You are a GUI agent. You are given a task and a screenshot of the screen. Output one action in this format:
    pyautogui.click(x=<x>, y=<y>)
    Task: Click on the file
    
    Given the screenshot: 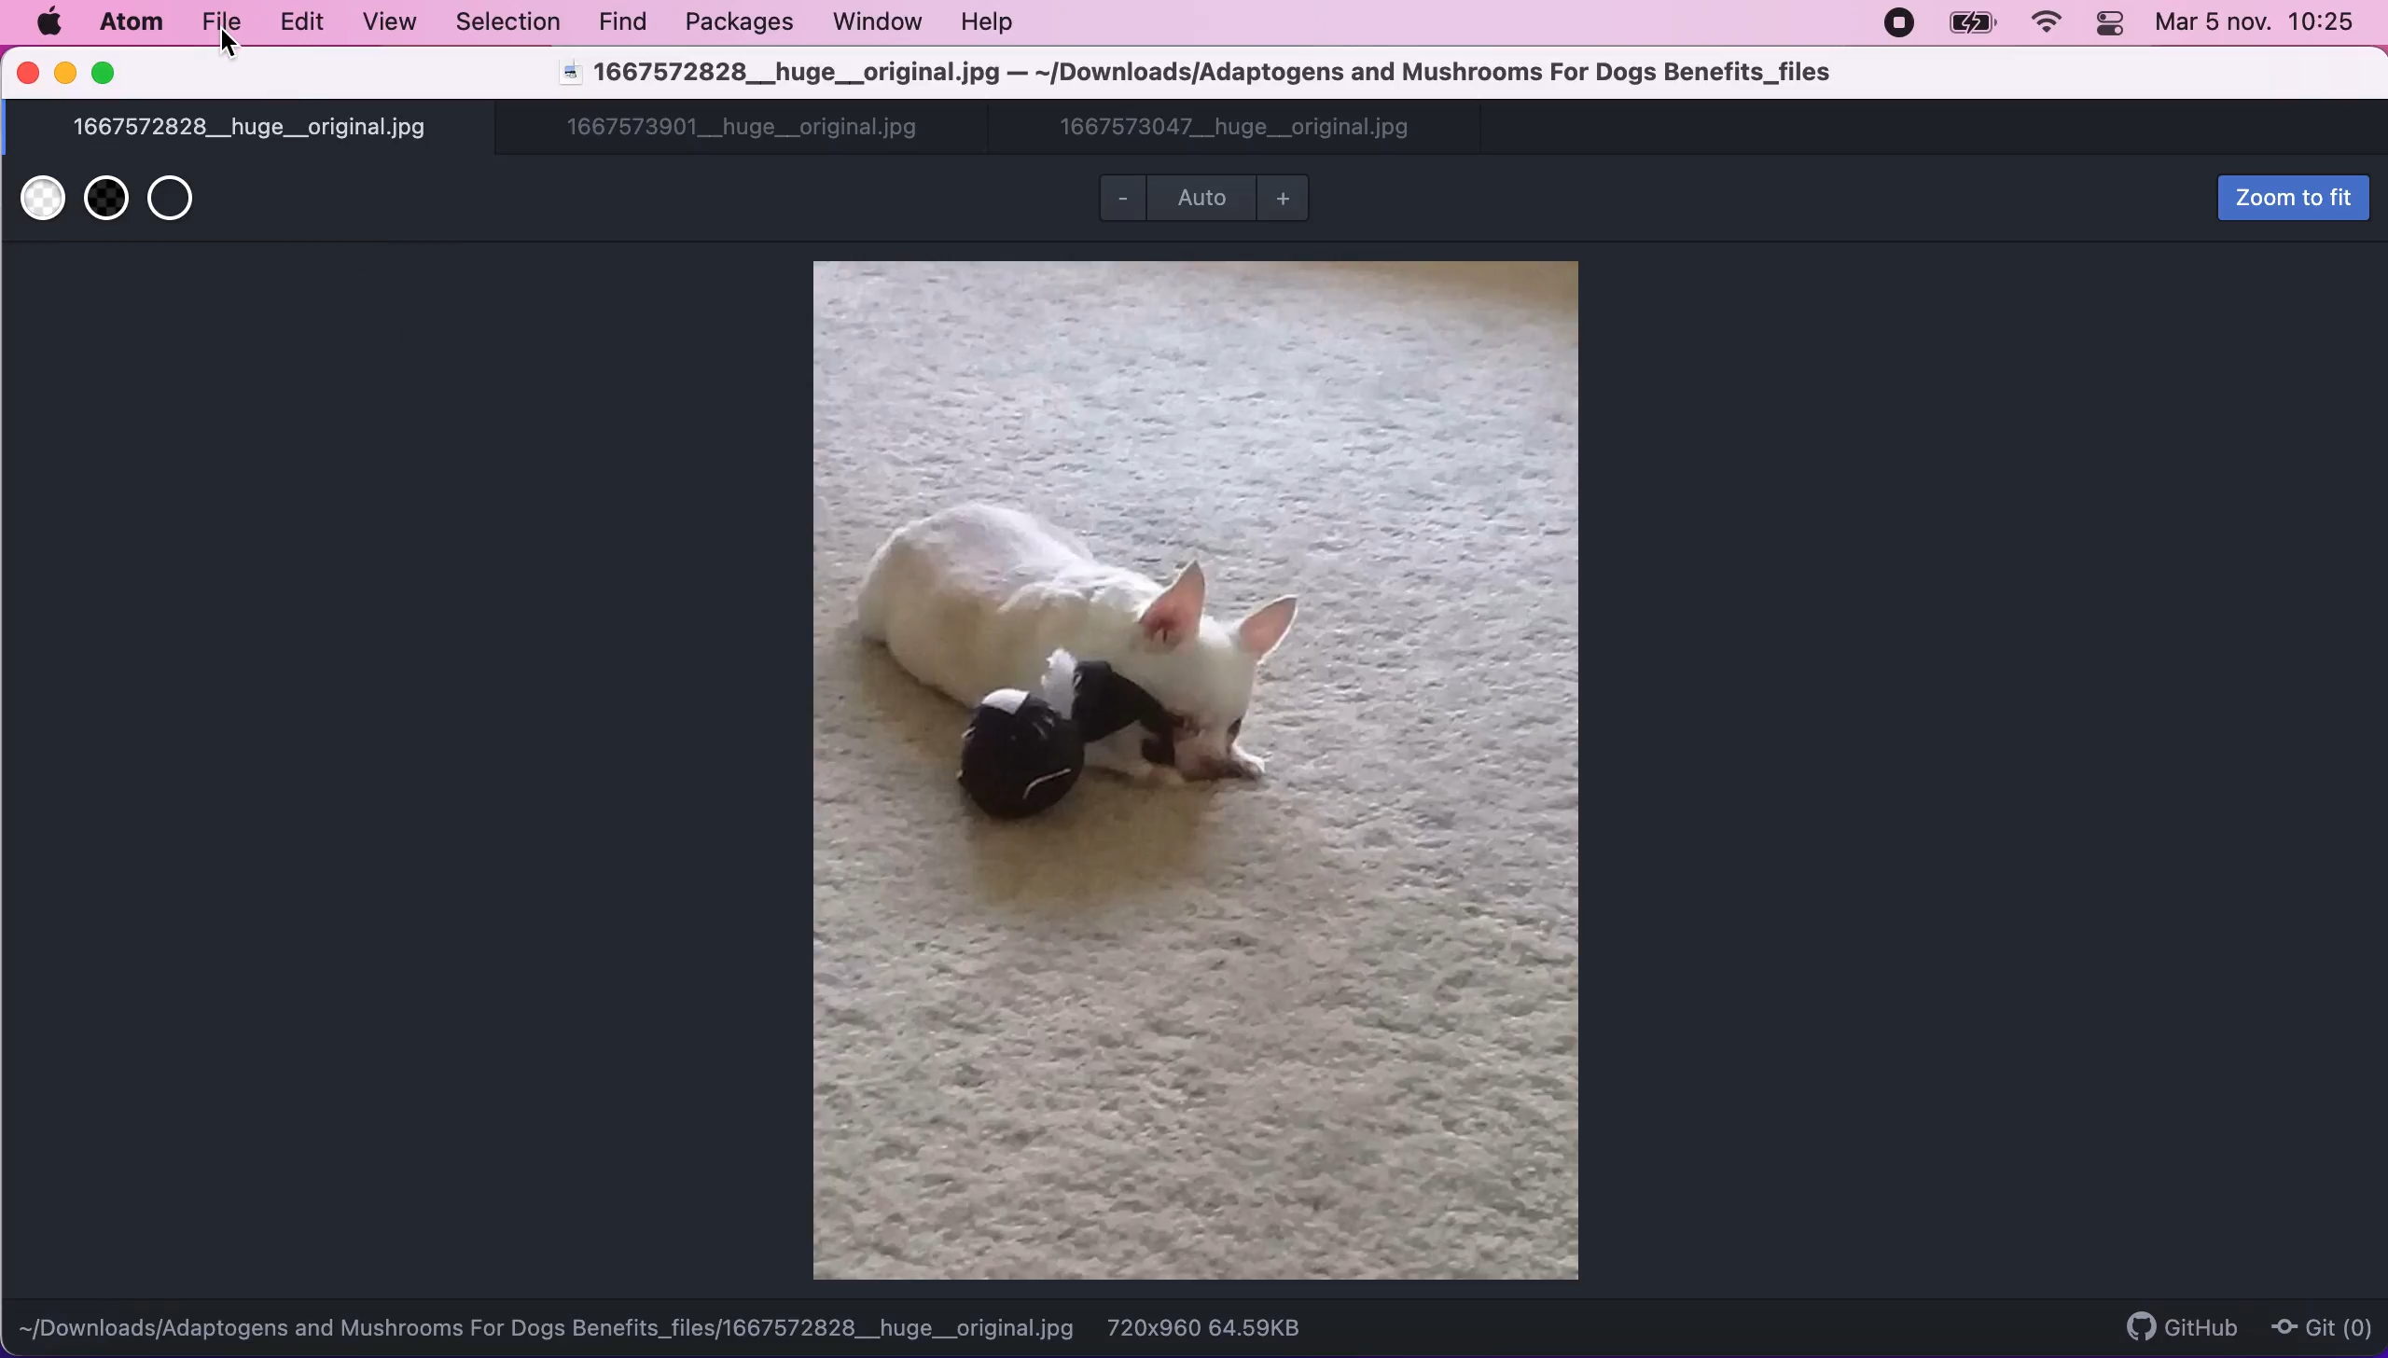 What is the action you would take?
    pyautogui.click(x=227, y=24)
    